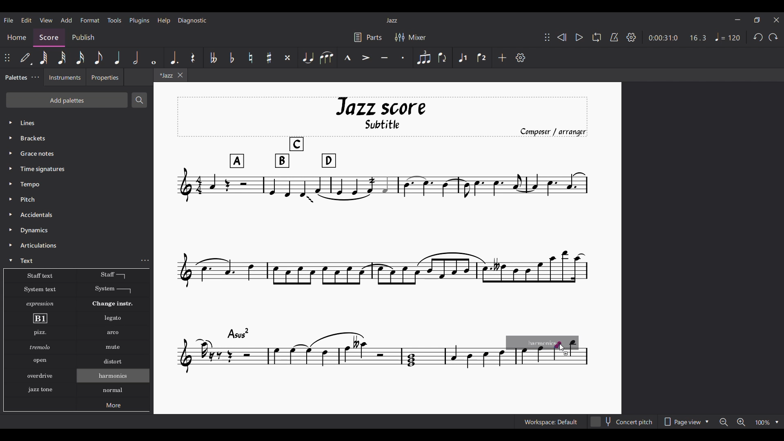  I want to click on Plugins menu, so click(139, 20).